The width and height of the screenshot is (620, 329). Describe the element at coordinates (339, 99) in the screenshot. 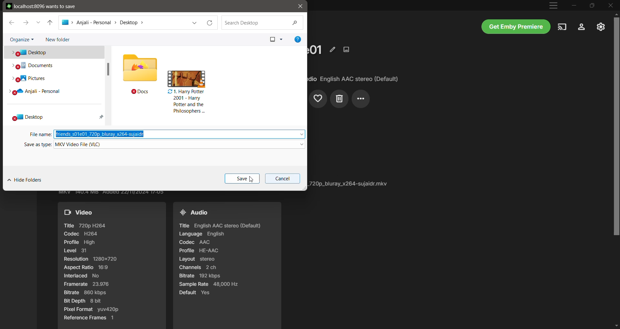

I see `Delete` at that location.